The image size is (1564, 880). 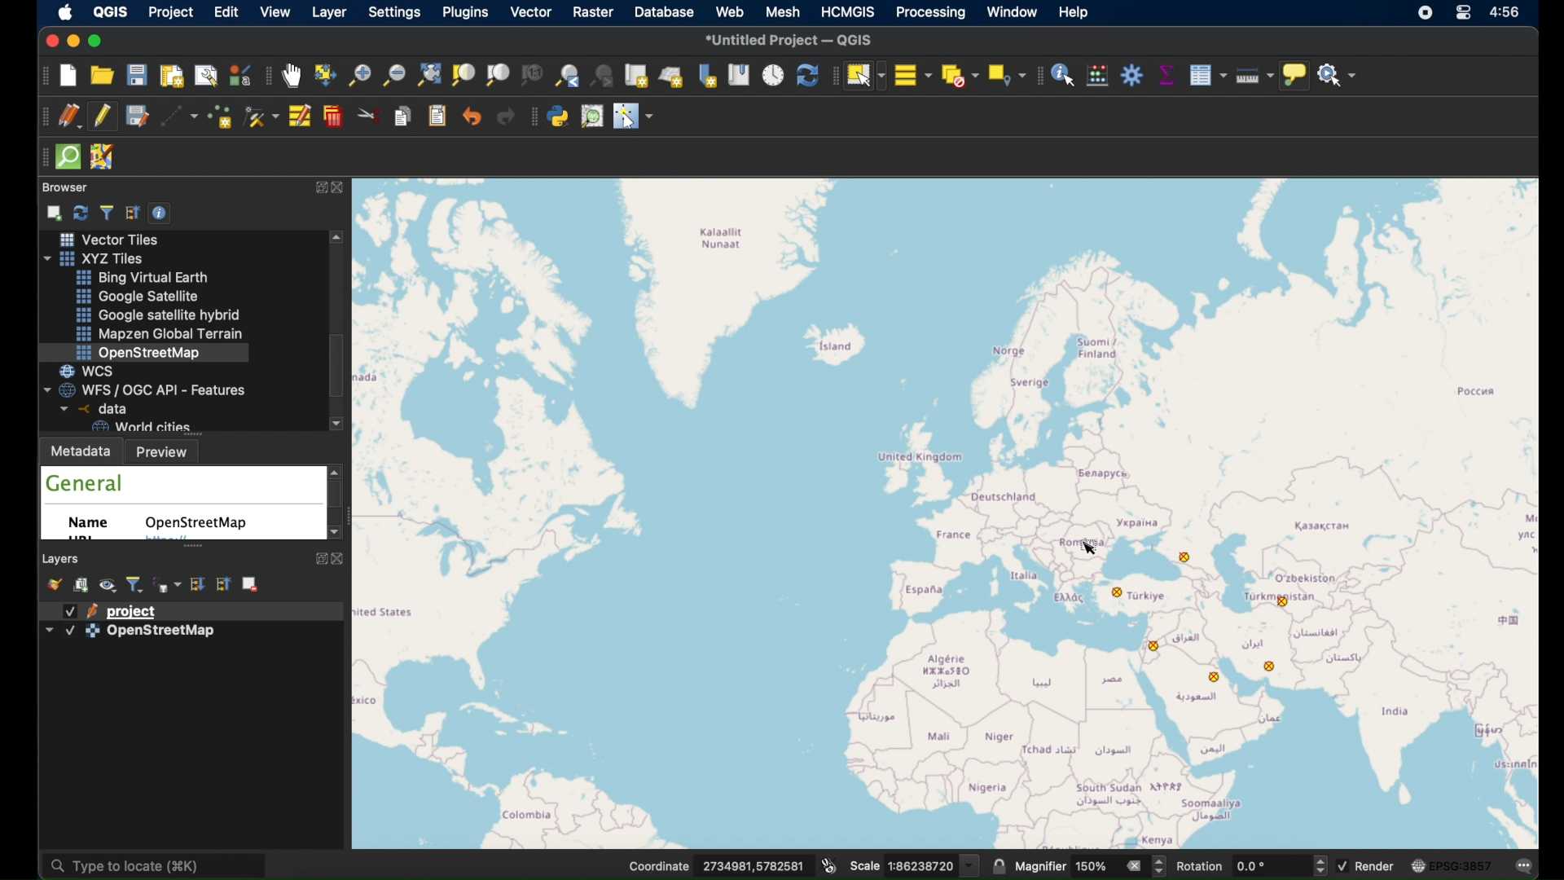 I want to click on point. feature, so click(x=1287, y=602).